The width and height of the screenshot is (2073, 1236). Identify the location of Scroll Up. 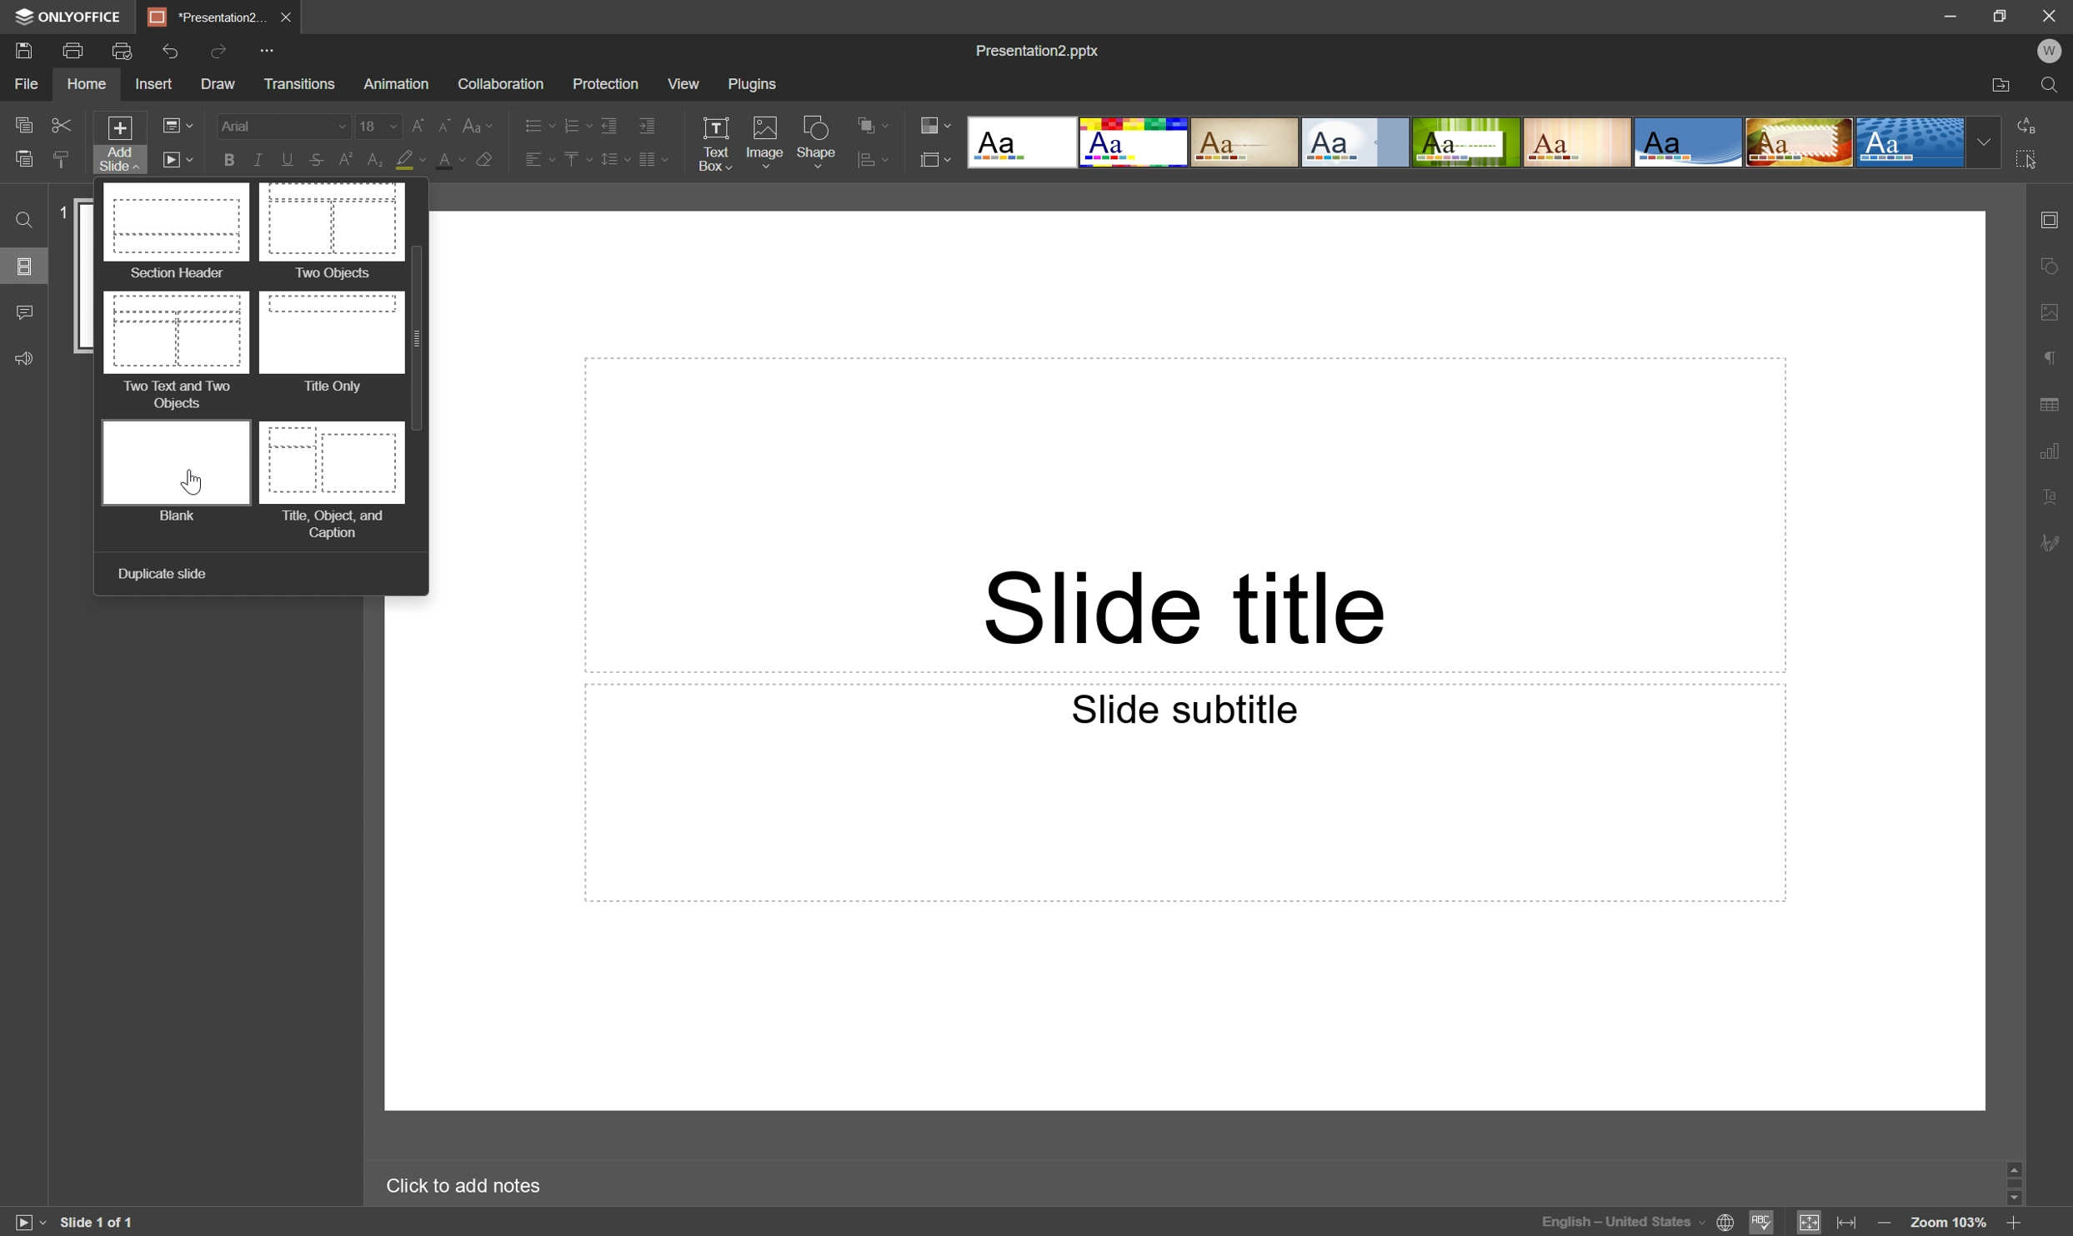
(2023, 1165).